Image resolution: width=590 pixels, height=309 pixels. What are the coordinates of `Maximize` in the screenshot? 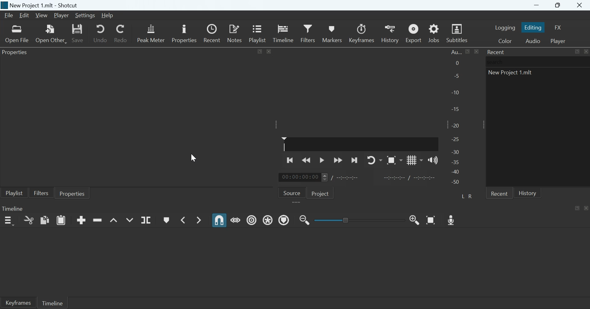 It's located at (559, 6).